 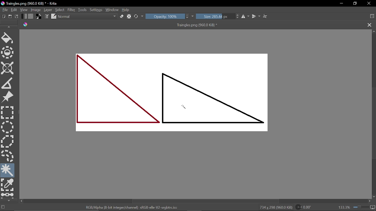 What do you see at coordinates (54, 16) in the screenshot?
I see `Choose brush preset` at bounding box center [54, 16].